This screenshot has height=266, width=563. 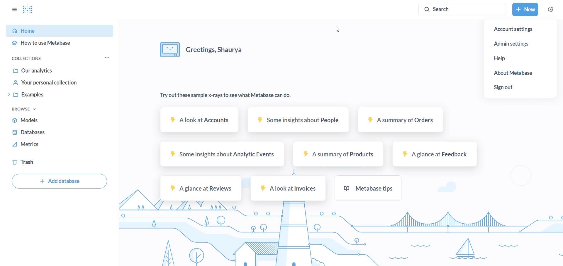 What do you see at coordinates (29, 110) in the screenshot?
I see `browse` at bounding box center [29, 110].